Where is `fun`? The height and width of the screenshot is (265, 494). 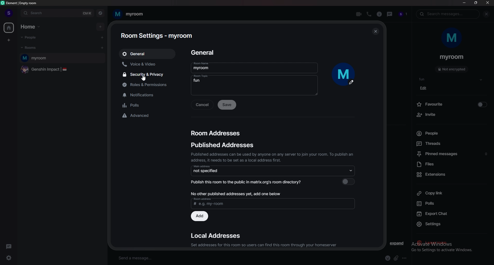
fun is located at coordinates (255, 84).